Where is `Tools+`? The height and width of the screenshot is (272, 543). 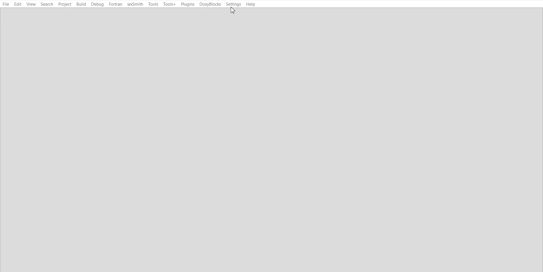 Tools+ is located at coordinates (169, 4).